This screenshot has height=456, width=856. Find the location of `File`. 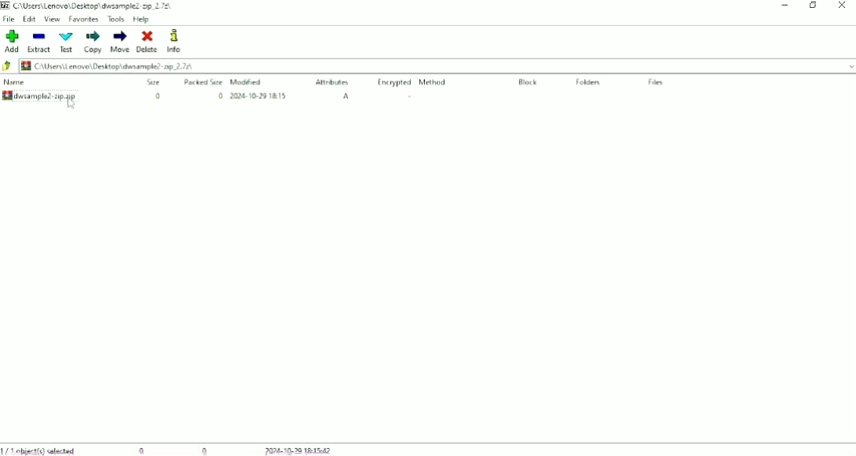

File is located at coordinates (9, 18).